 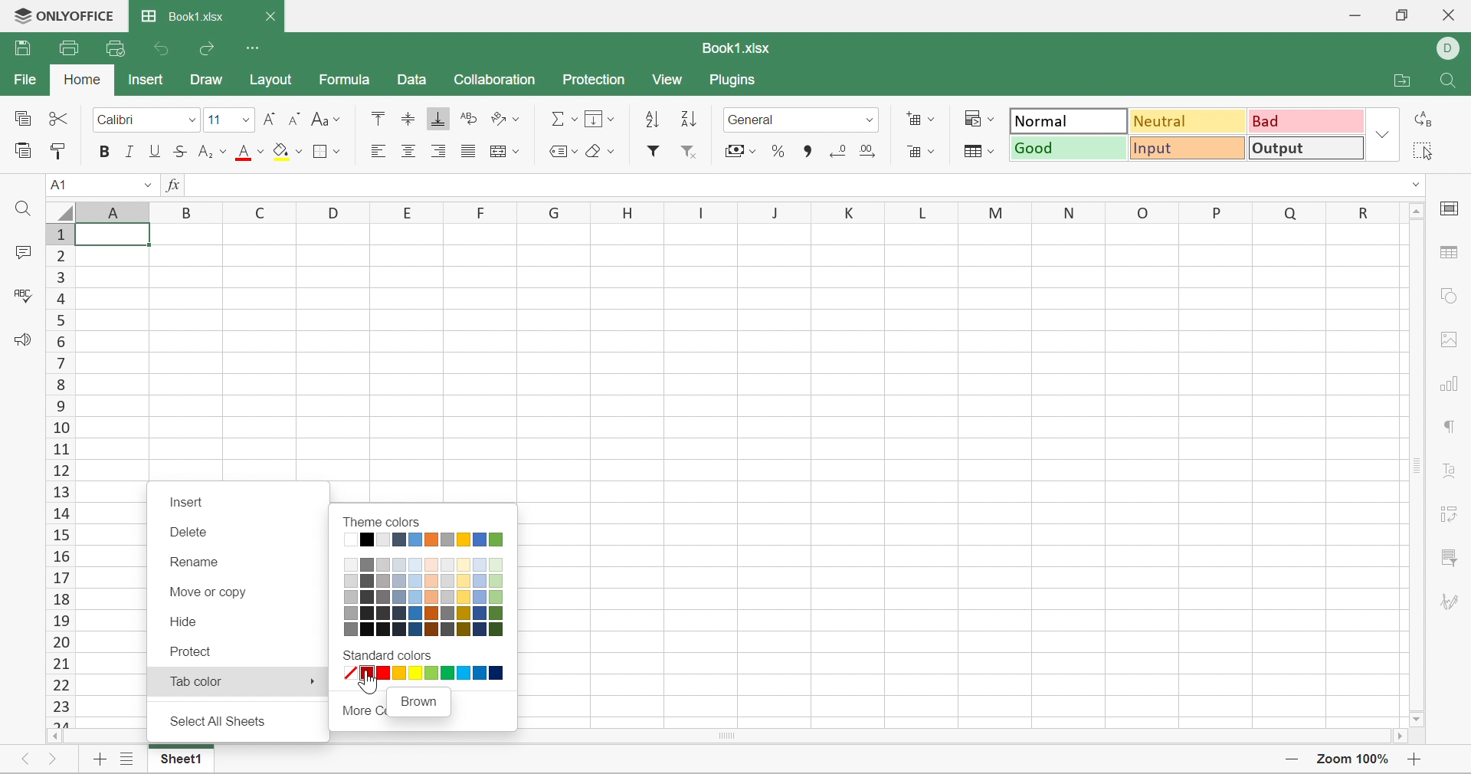 I want to click on Copy, so click(x=23, y=120).